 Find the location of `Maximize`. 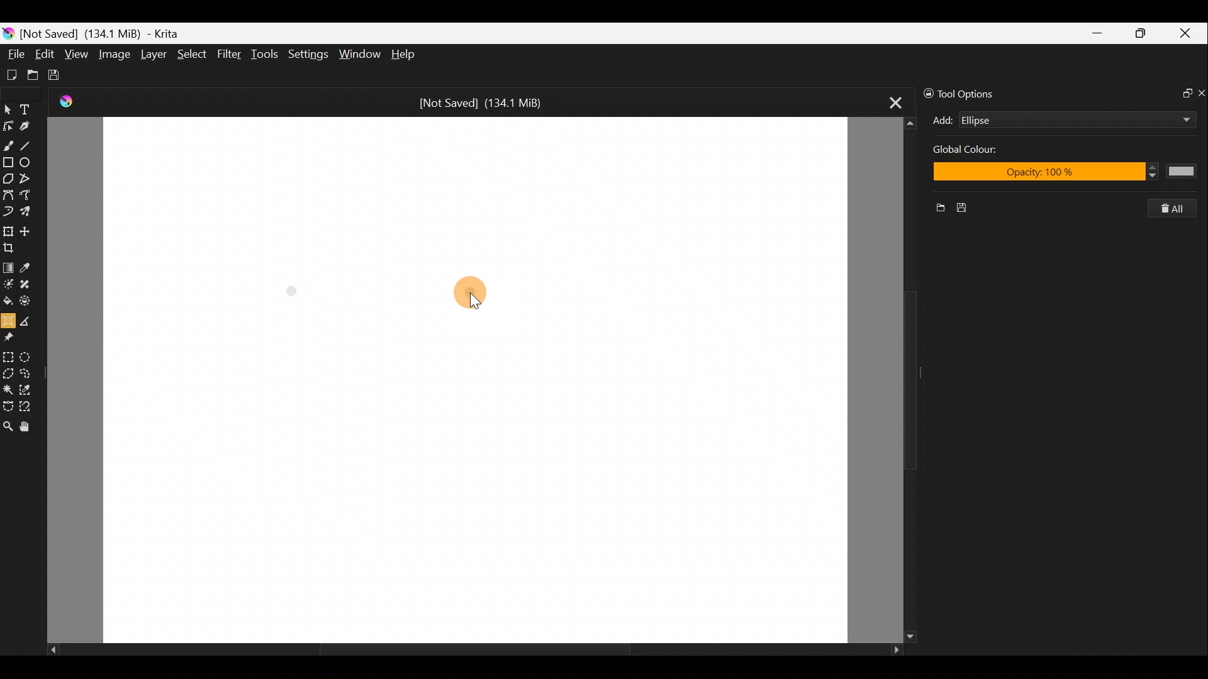

Maximize is located at coordinates (1144, 33).